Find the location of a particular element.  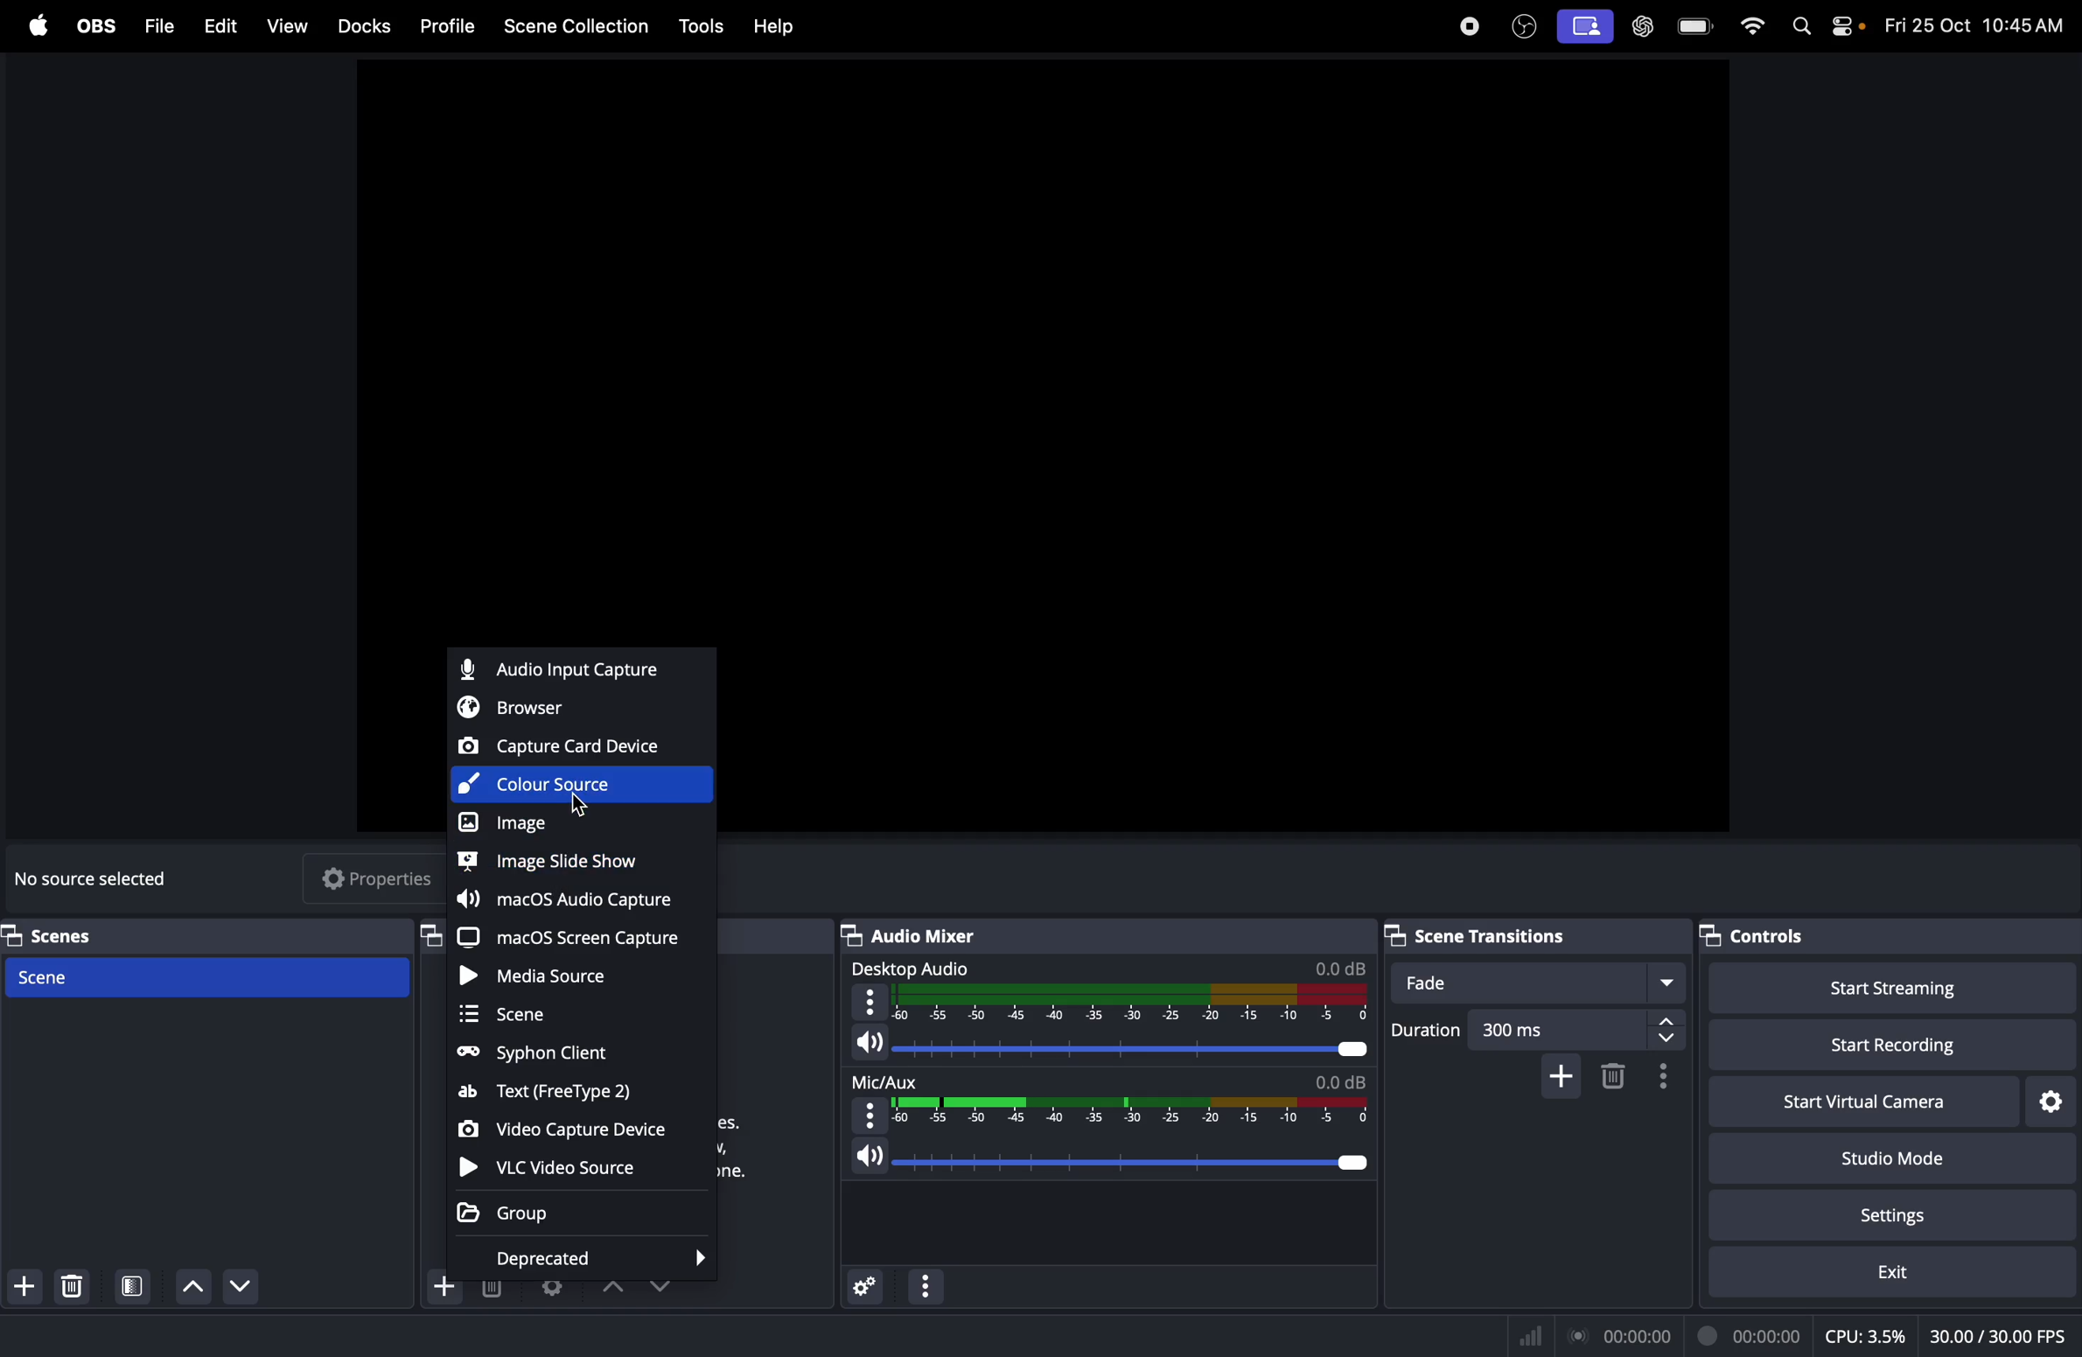

chat gpt is located at coordinates (1641, 28).